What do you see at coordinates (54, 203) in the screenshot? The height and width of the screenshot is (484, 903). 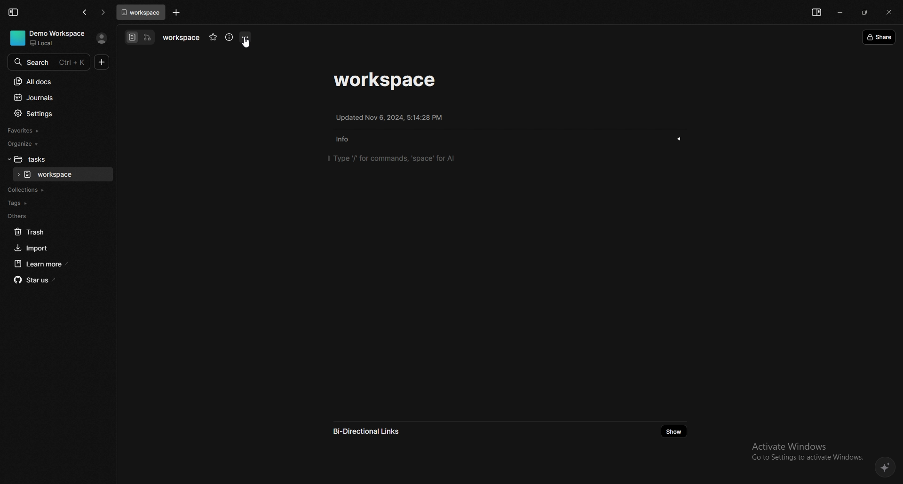 I see `tags` at bounding box center [54, 203].